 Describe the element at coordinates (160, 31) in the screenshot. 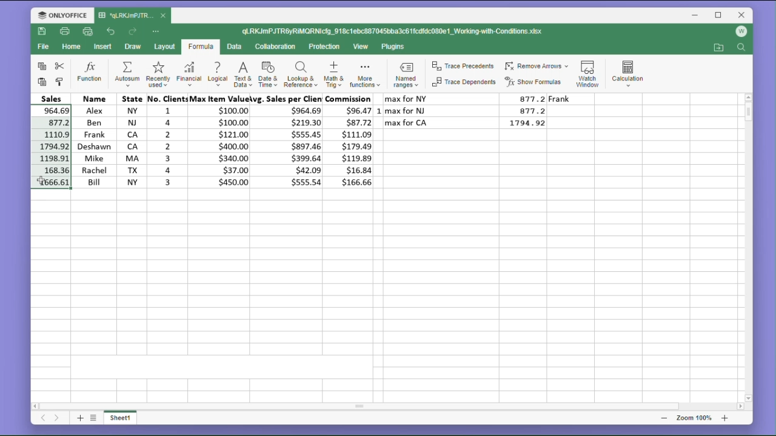

I see `customize quick access toolbar` at that location.